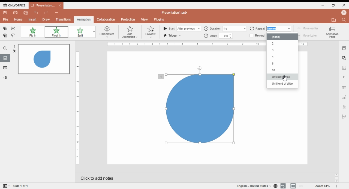  I want to click on file, so click(5, 20).